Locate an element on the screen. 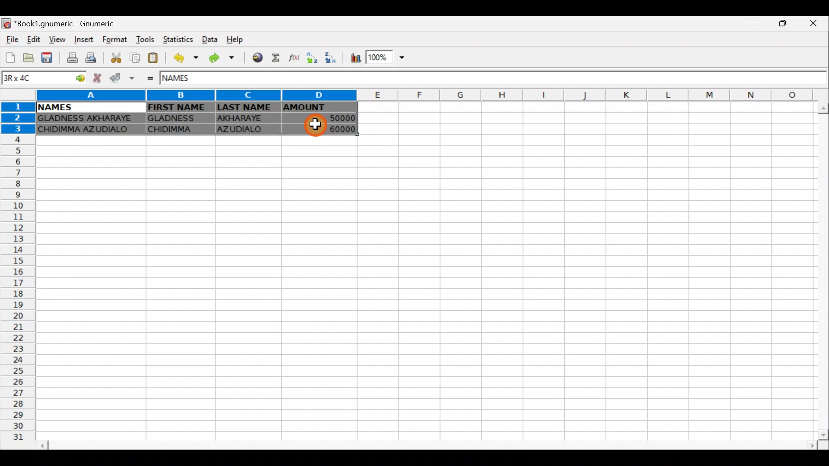  Edit is located at coordinates (35, 40).